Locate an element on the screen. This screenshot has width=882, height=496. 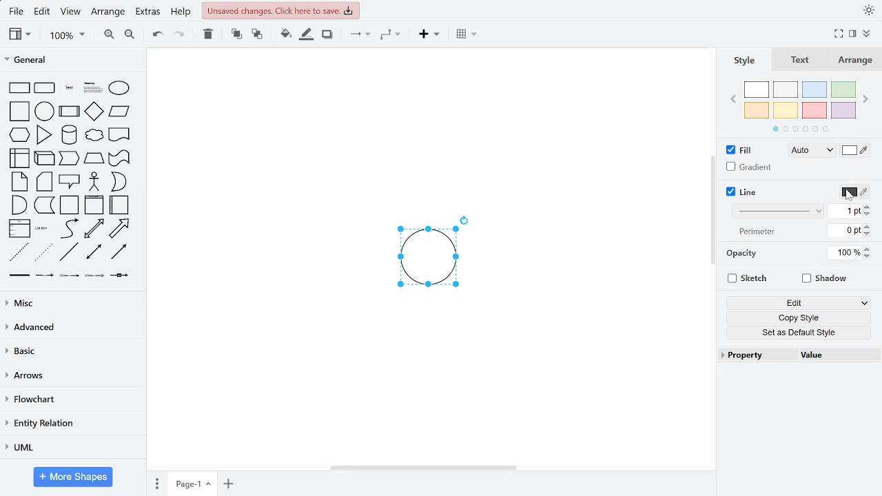
edit is located at coordinates (800, 303).